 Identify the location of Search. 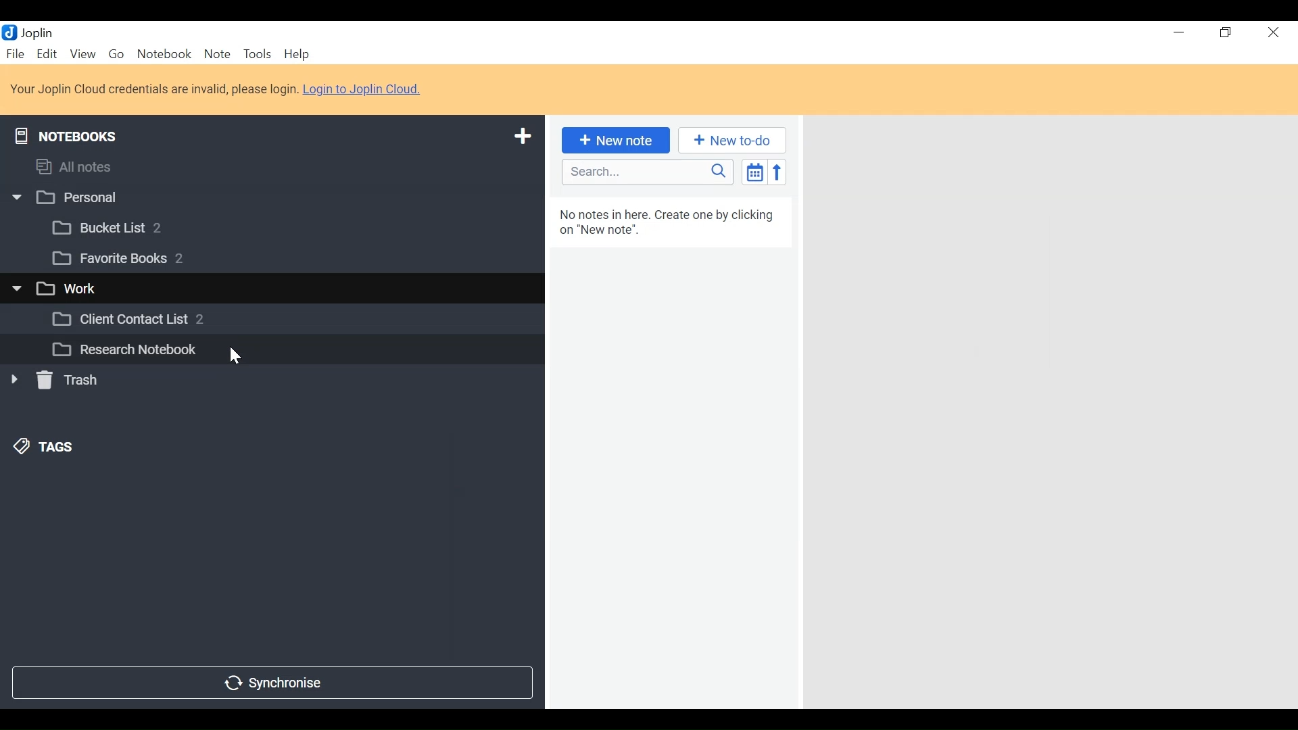
(646, 172).